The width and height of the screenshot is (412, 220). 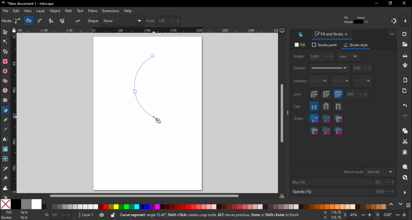 I want to click on mode, so click(x=7, y=21).